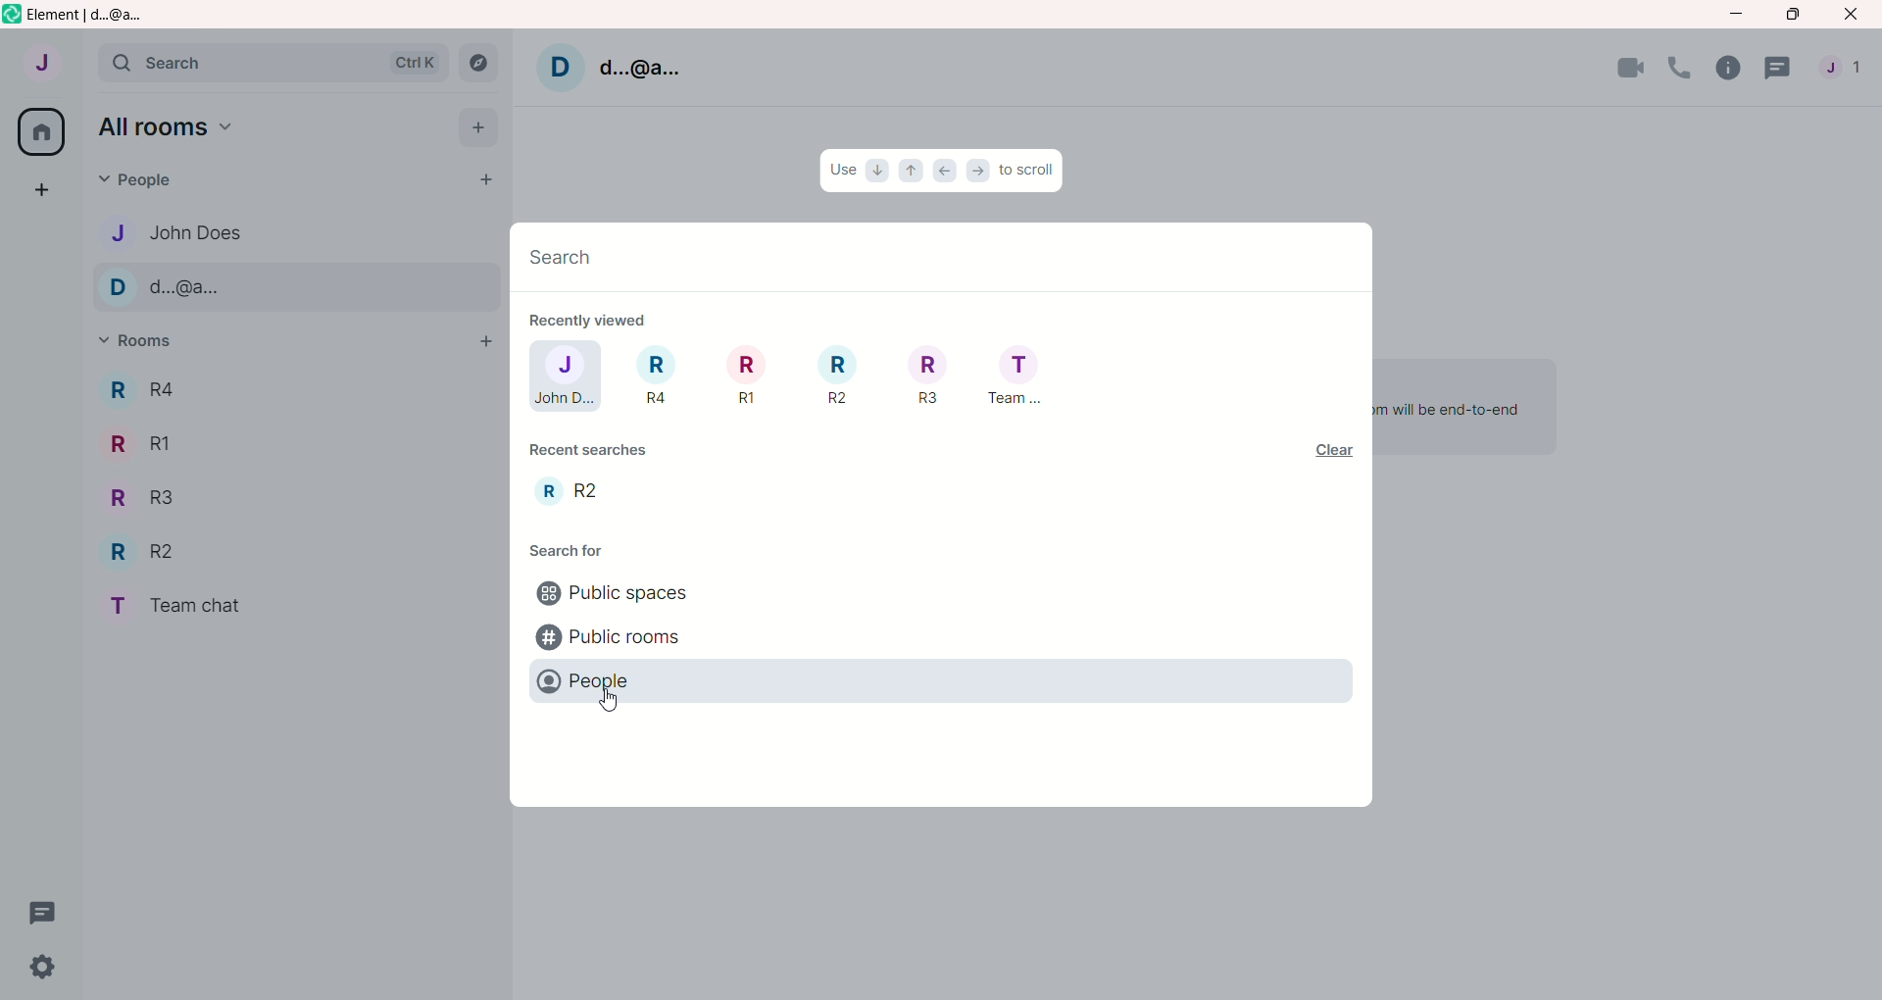 The width and height of the screenshot is (1882, 1000). I want to click on thread, so click(44, 913).